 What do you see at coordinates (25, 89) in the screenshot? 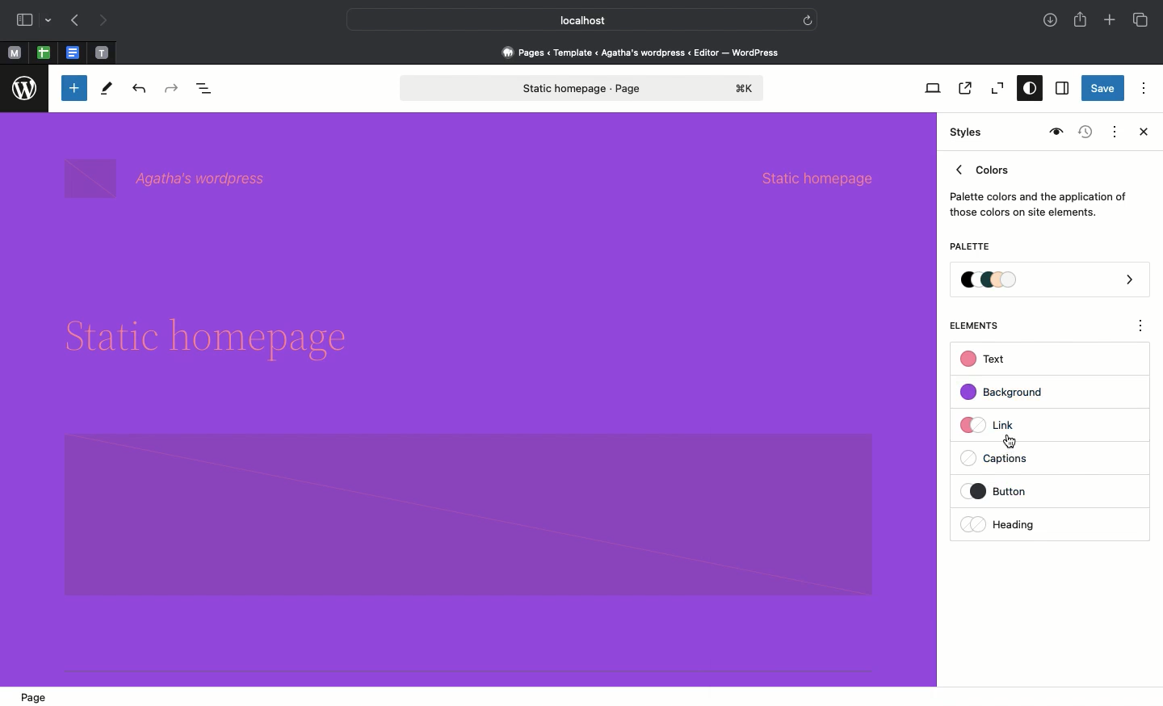
I see `wordpress` at bounding box center [25, 89].